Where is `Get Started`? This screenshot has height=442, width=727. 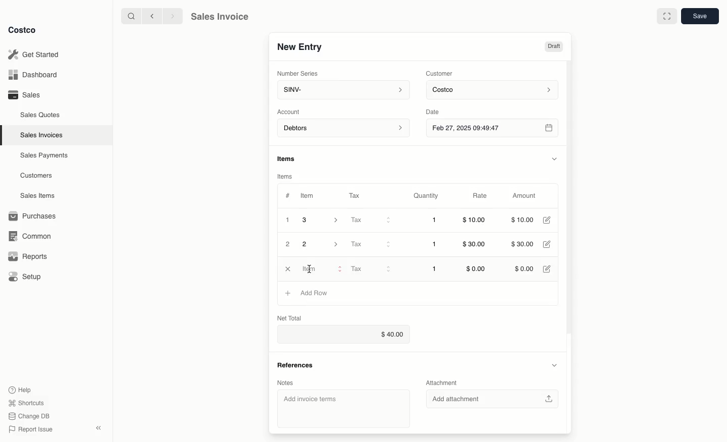 Get Started is located at coordinates (35, 54).